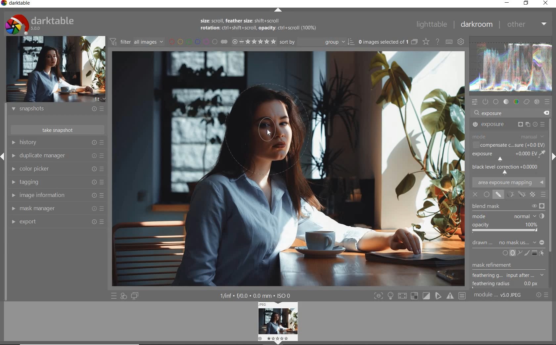  Describe the element at coordinates (499, 296) in the screenshot. I see `module` at that location.